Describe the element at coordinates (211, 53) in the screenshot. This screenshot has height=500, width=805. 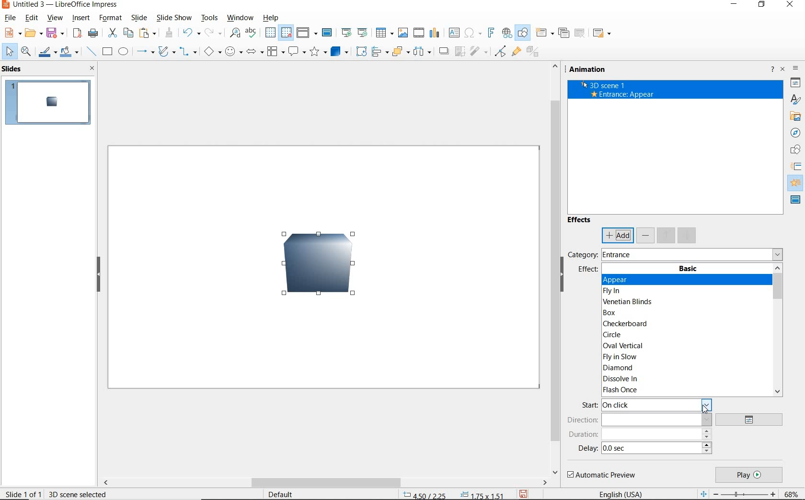
I see `basic shapes` at that location.